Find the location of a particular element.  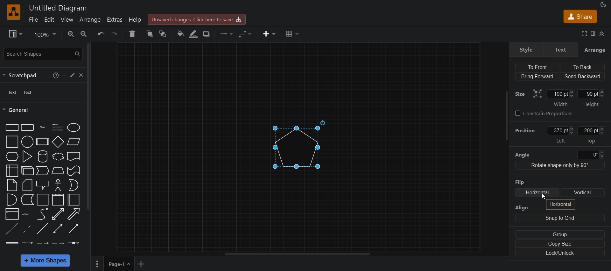

Cloud is located at coordinates (58, 156).